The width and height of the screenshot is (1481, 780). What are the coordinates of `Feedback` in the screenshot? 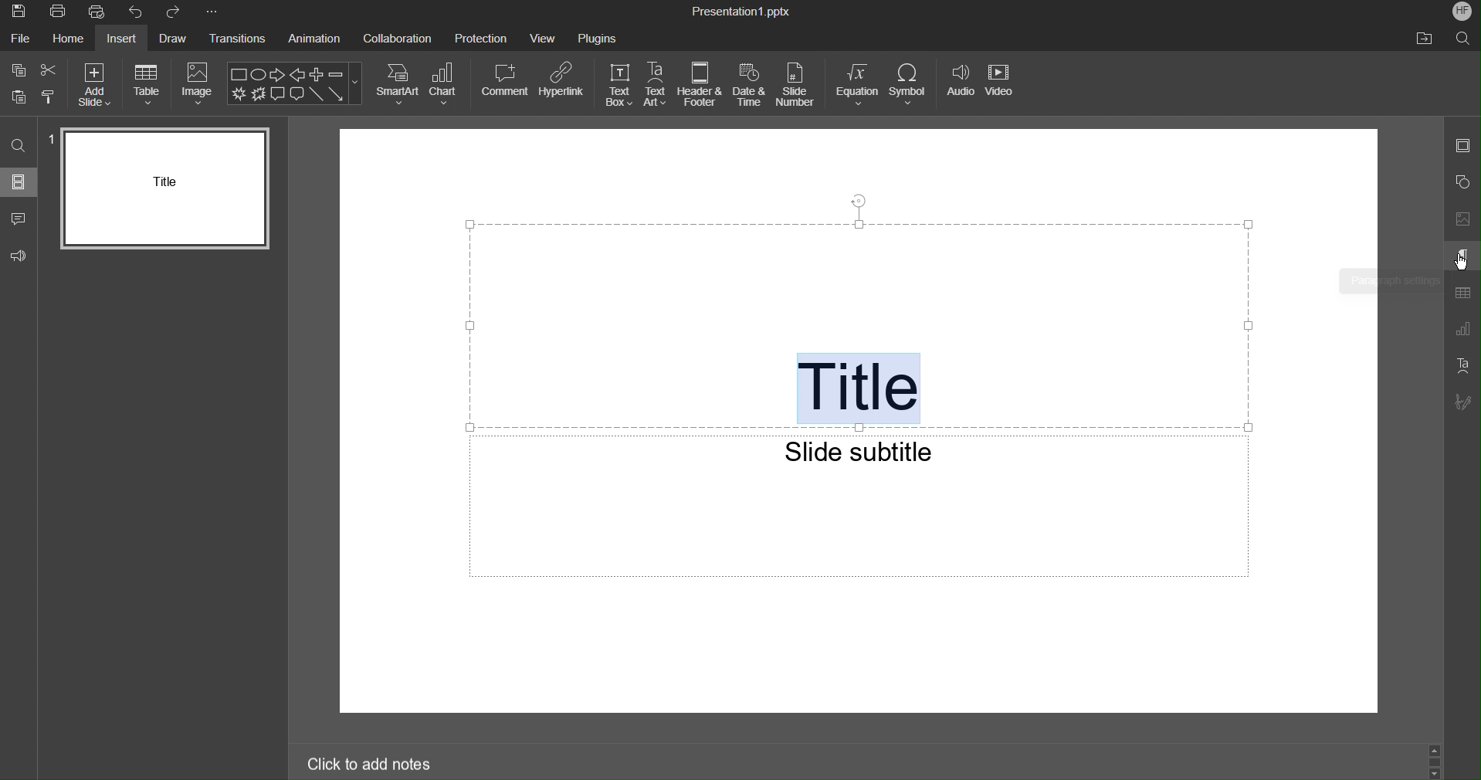 It's located at (22, 256).